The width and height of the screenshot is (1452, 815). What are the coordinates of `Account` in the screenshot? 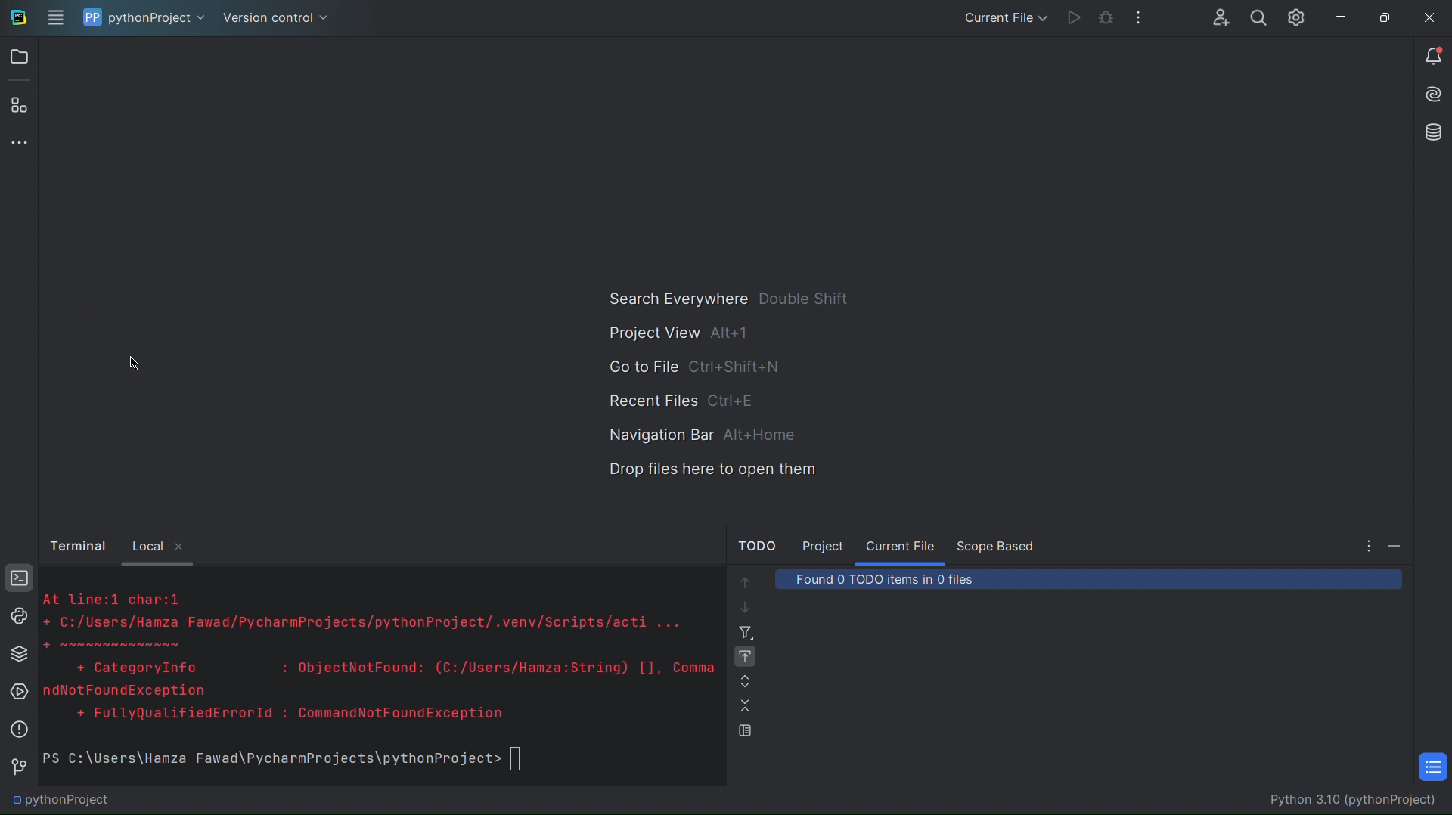 It's located at (1218, 17).